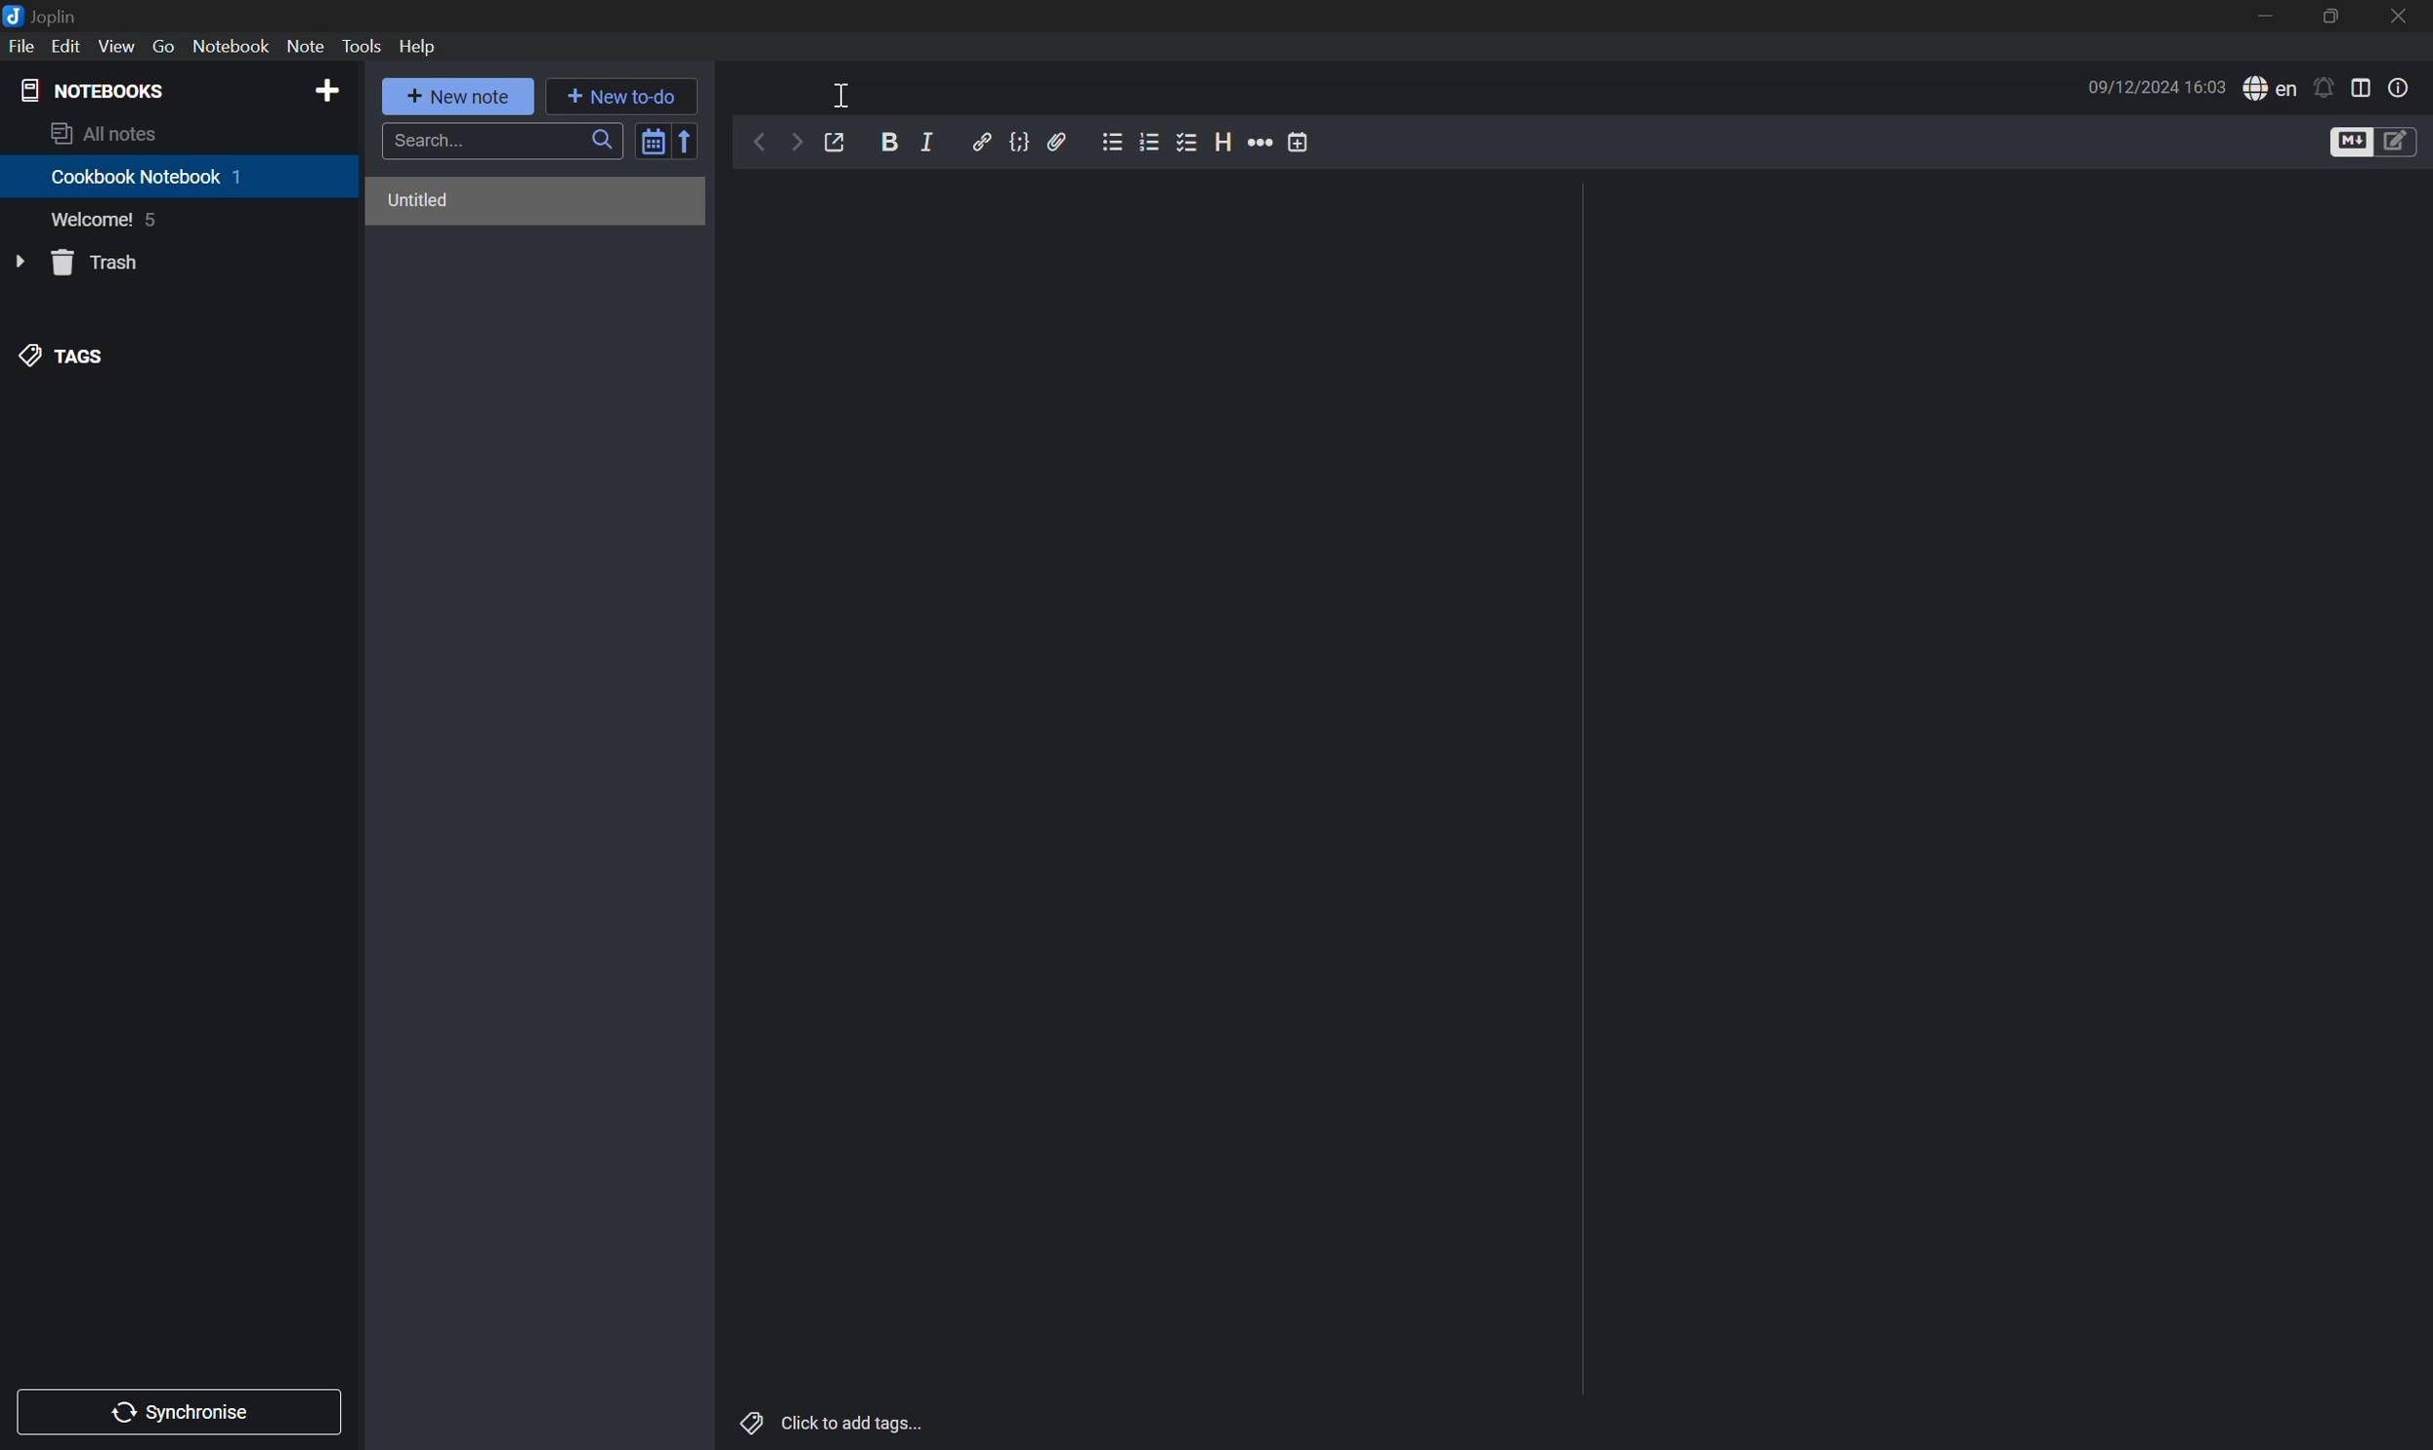 The width and height of the screenshot is (2433, 1450). What do you see at coordinates (43, 14) in the screenshot?
I see `Joplin` at bounding box center [43, 14].